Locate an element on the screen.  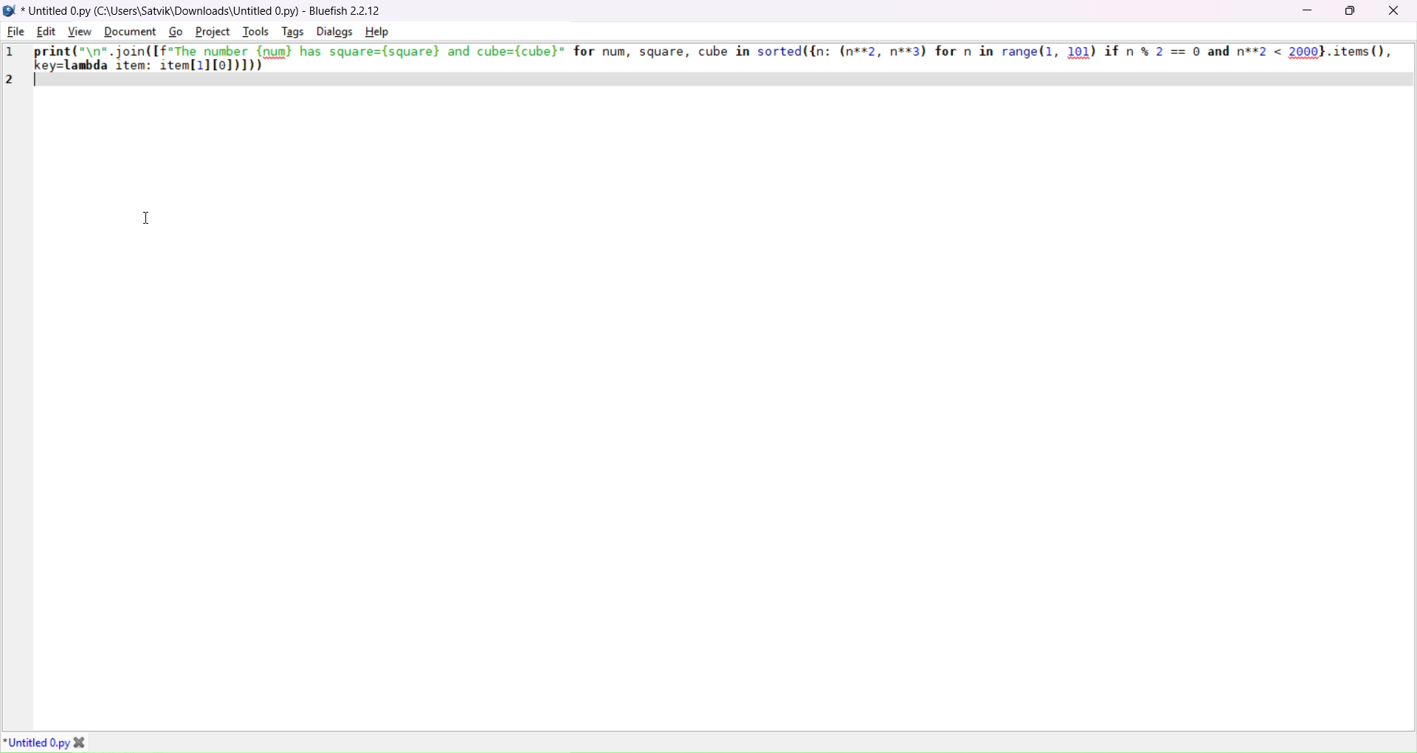
2 is located at coordinates (12, 79).